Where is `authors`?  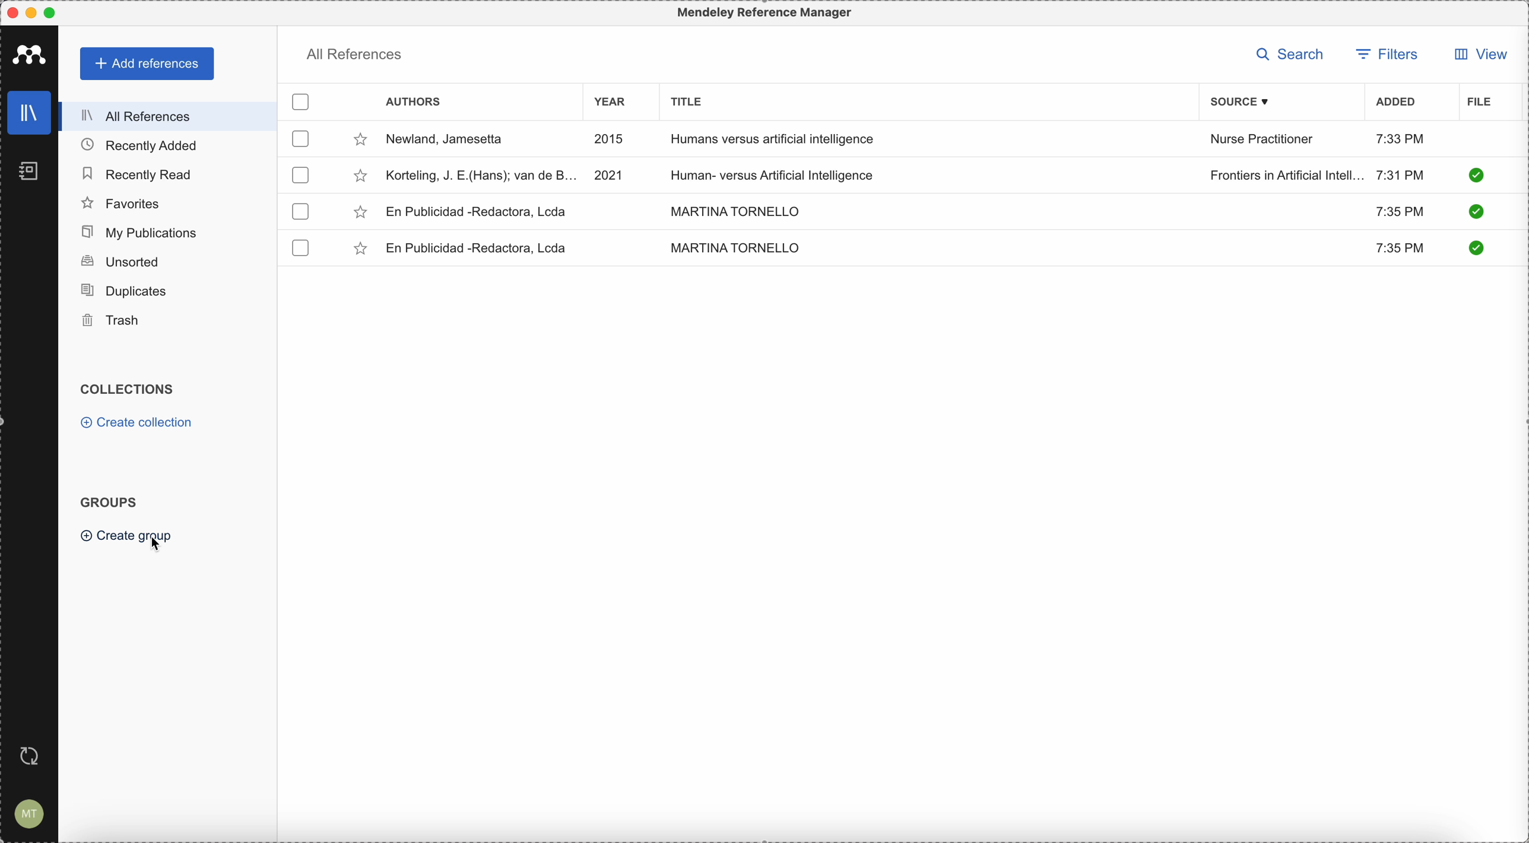 authors is located at coordinates (413, 103).